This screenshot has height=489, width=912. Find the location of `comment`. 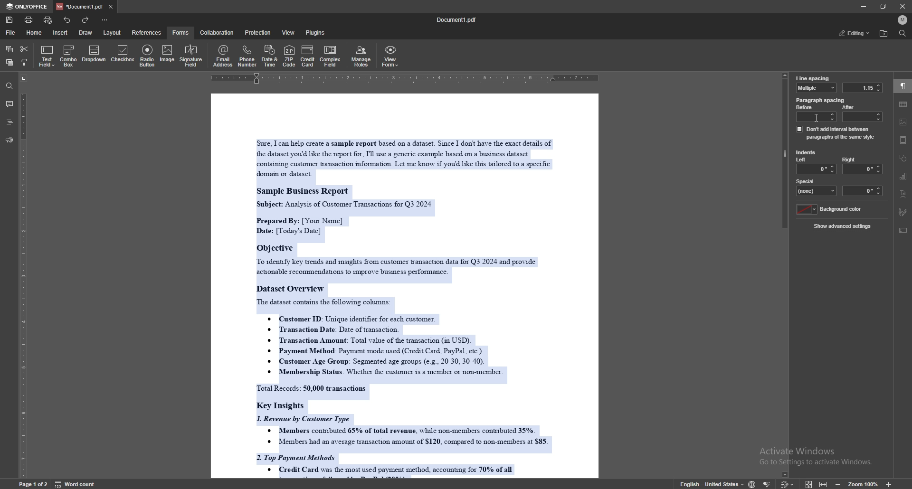

comment is located at coordinates (9, 104).